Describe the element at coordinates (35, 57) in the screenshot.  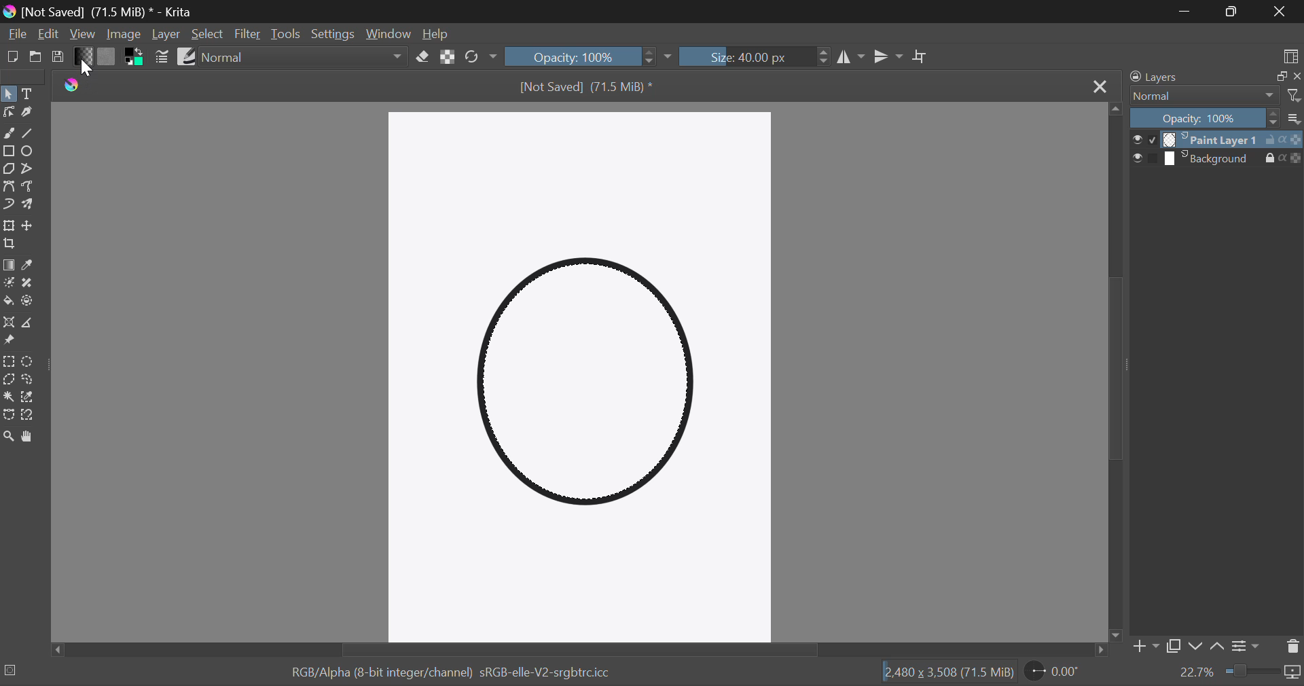
I see `Open` at that location.